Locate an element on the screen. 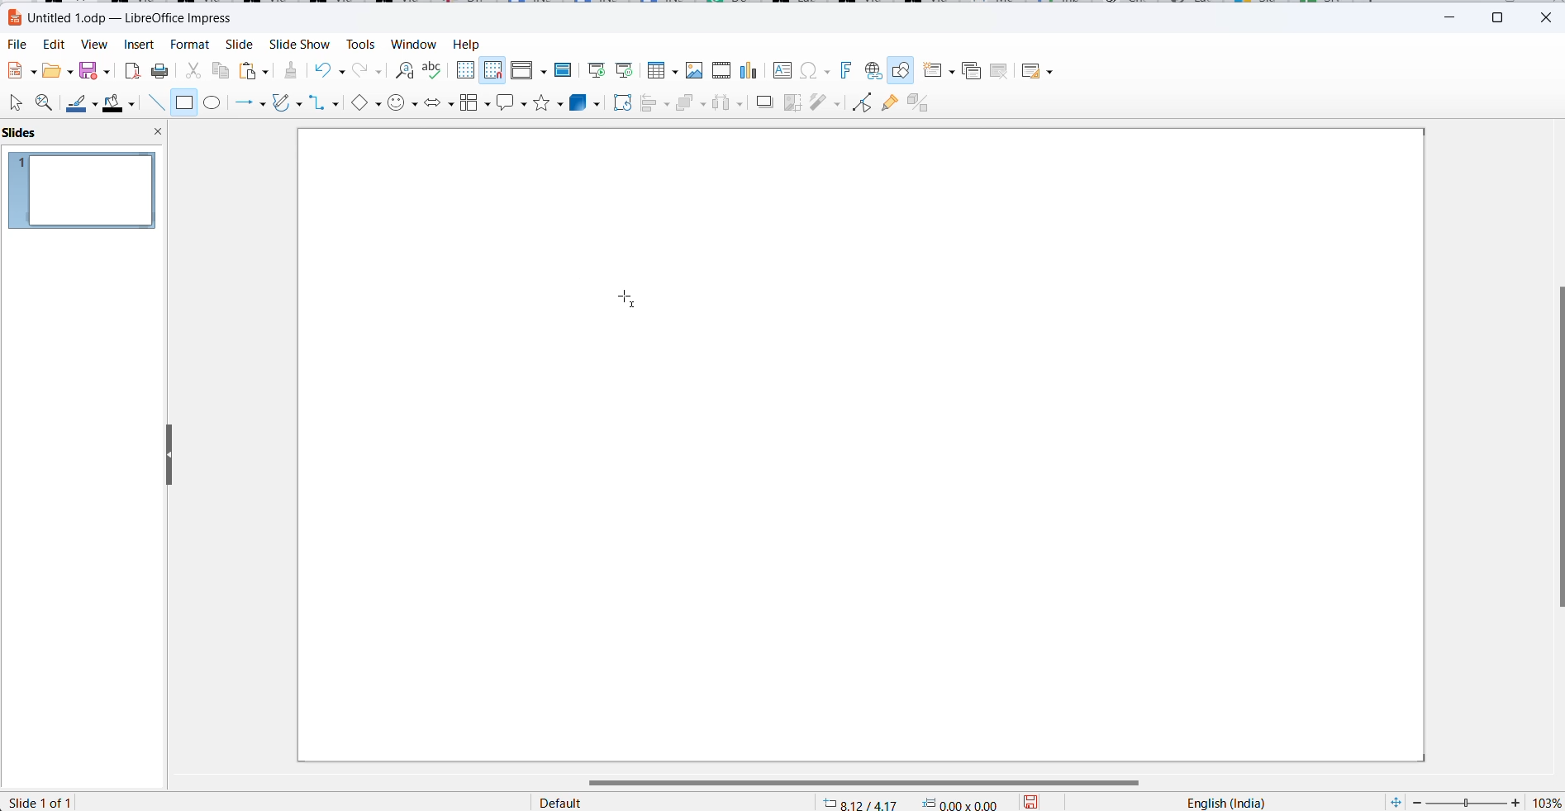  close is located at coordinates (1547, 17).